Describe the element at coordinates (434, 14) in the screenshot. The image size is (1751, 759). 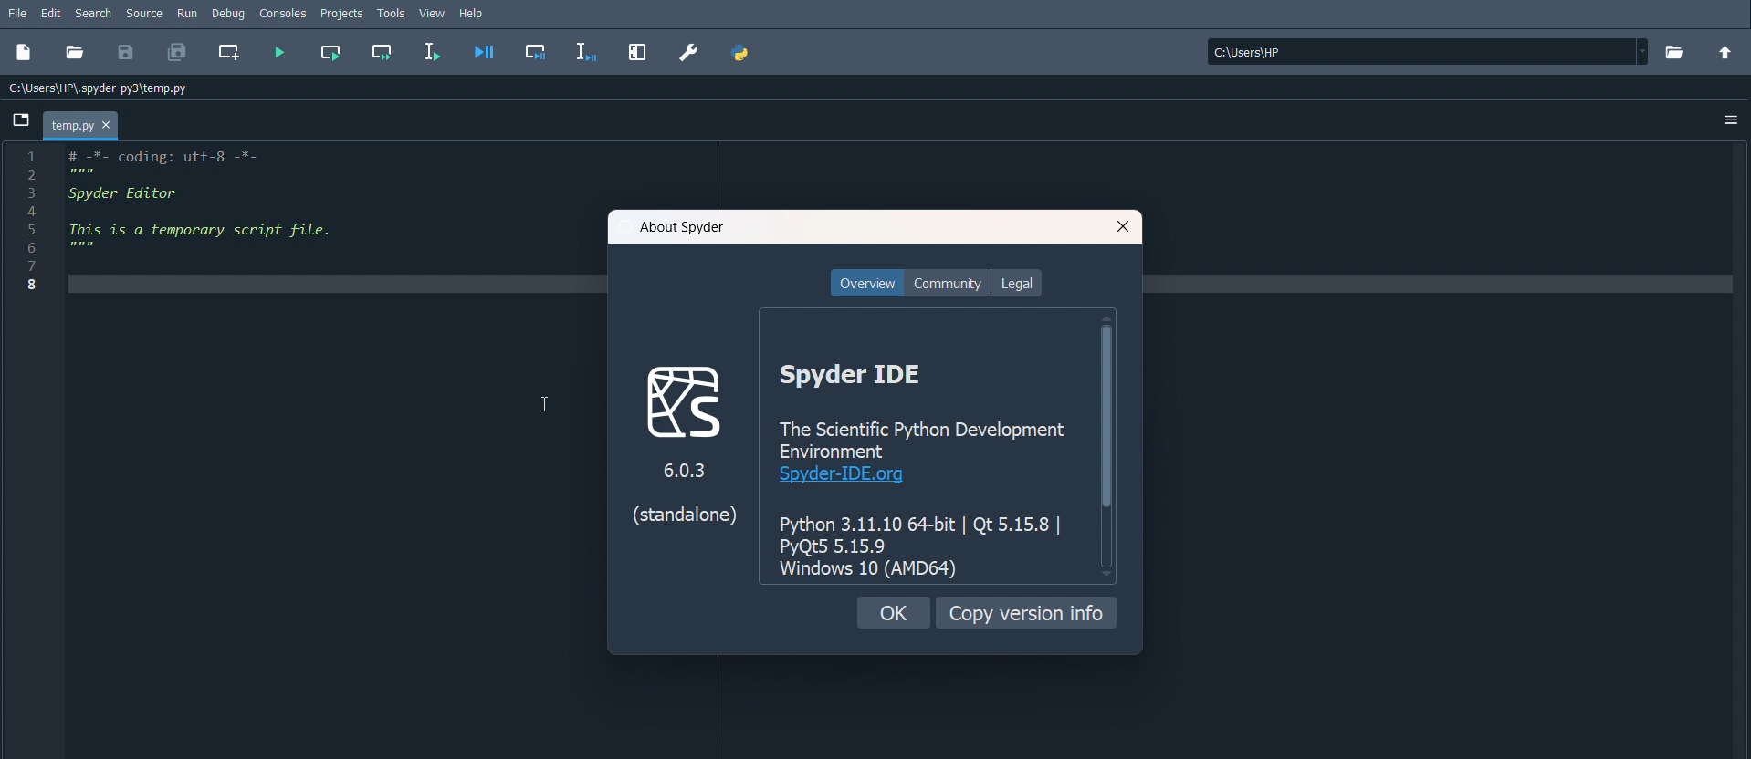
I see `View` at that location.